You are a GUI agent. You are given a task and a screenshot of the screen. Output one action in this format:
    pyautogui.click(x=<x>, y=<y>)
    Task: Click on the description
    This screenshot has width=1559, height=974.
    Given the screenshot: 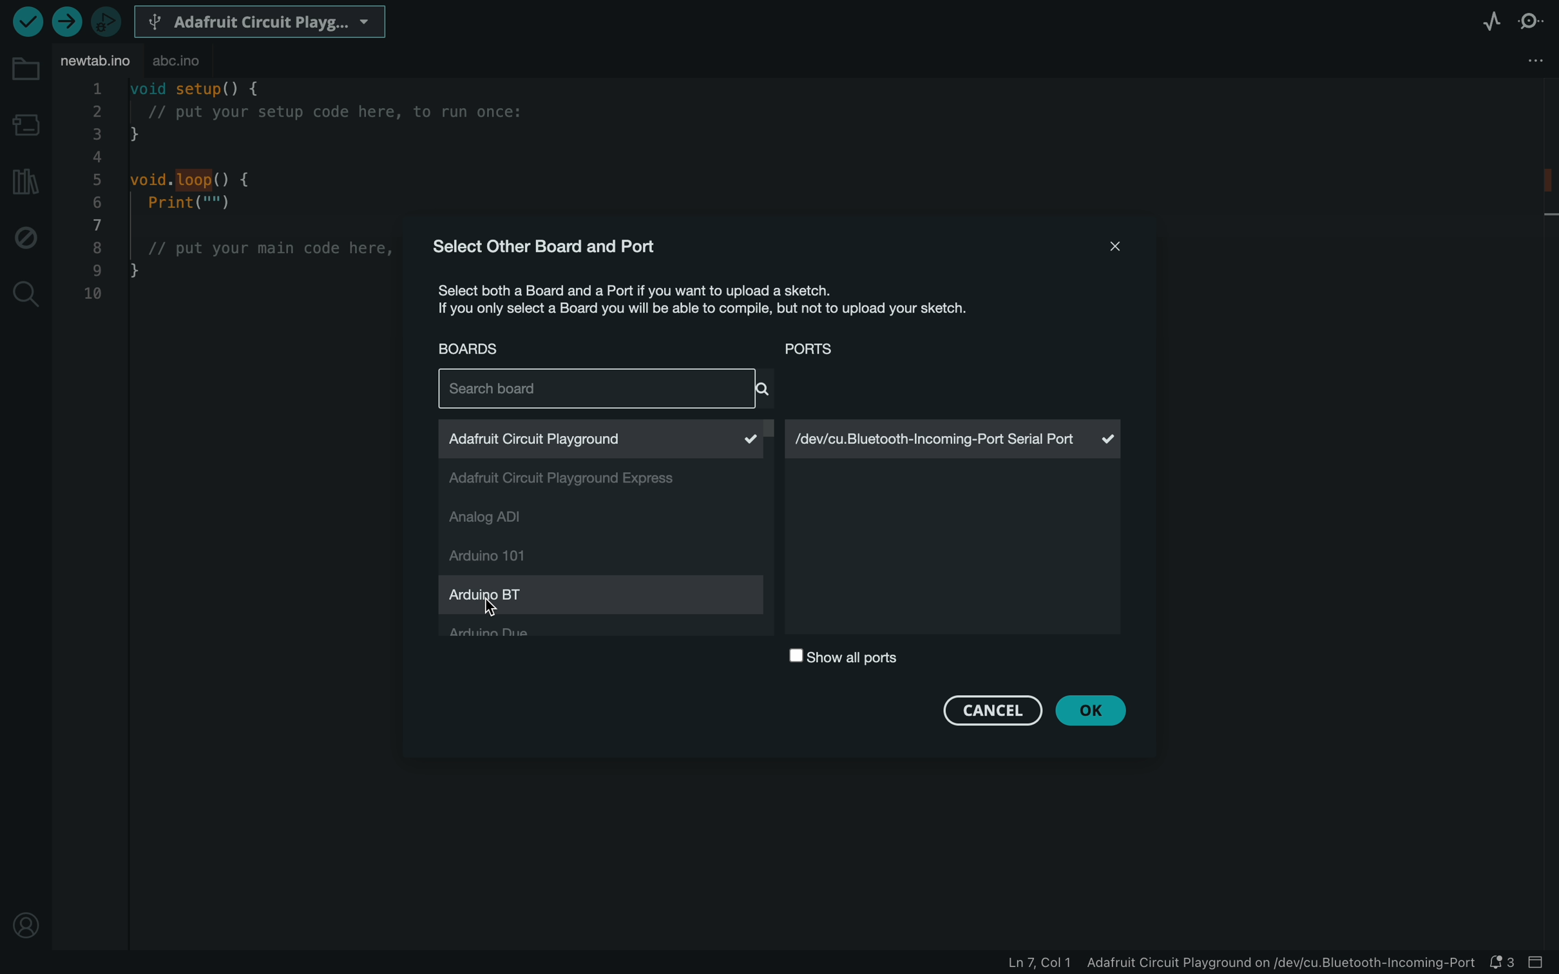 What is the action you would take?
    pyautogui.click(x=727, y=305)
    